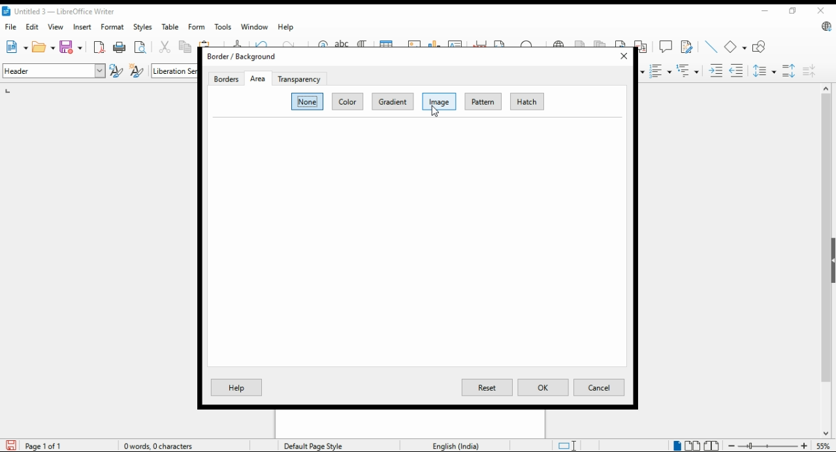  I want to click on decrease indent, so click(737, 70).